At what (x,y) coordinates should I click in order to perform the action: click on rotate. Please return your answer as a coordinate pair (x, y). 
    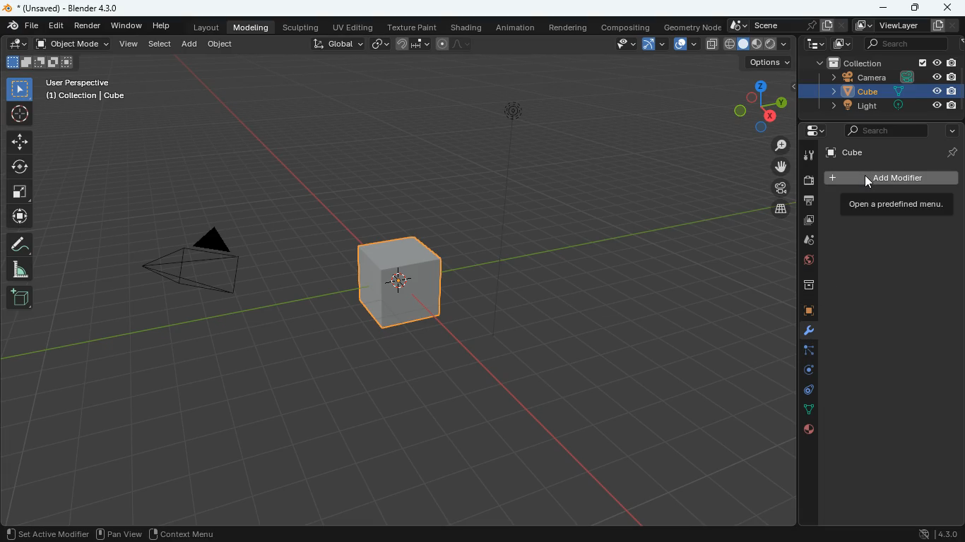
    Looking at the image, I should click on (806, 373).